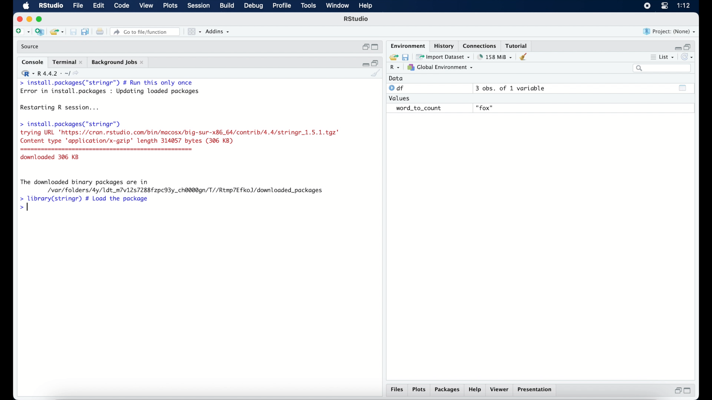 This screenshot has width=712, height=400. I want to click on background jobs, so click(118, 63).